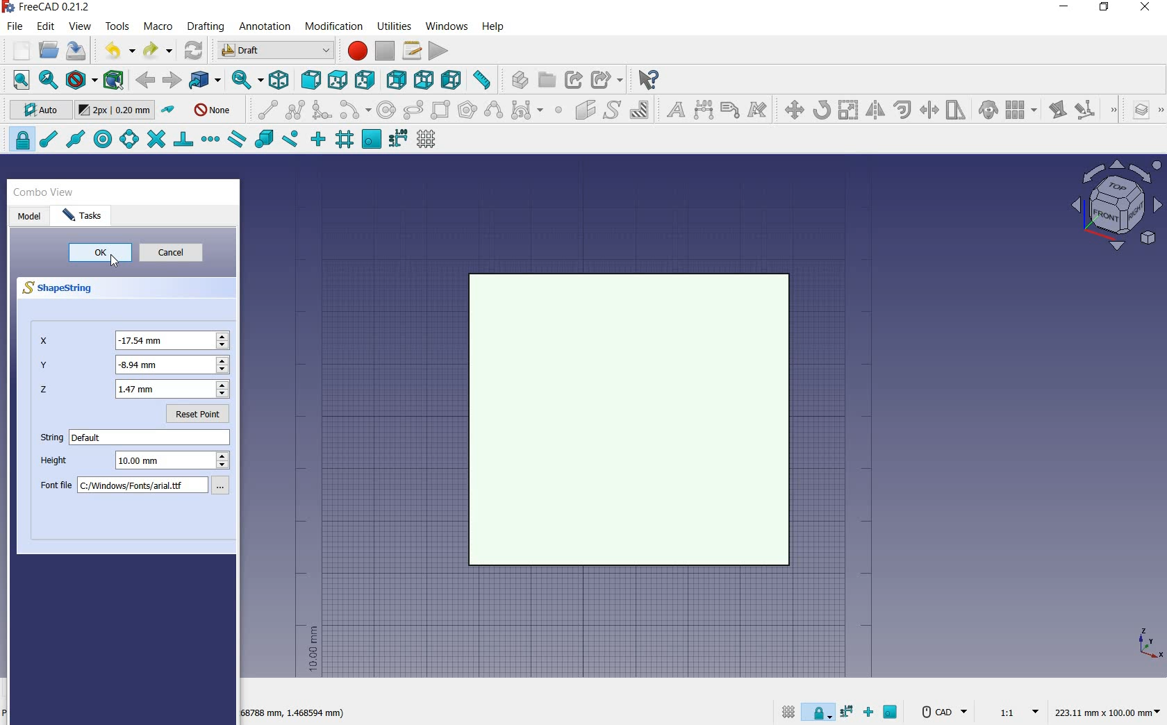  Describe the element at coordinates (115, 81) in the screenshot. I see `bounding box` at that location.